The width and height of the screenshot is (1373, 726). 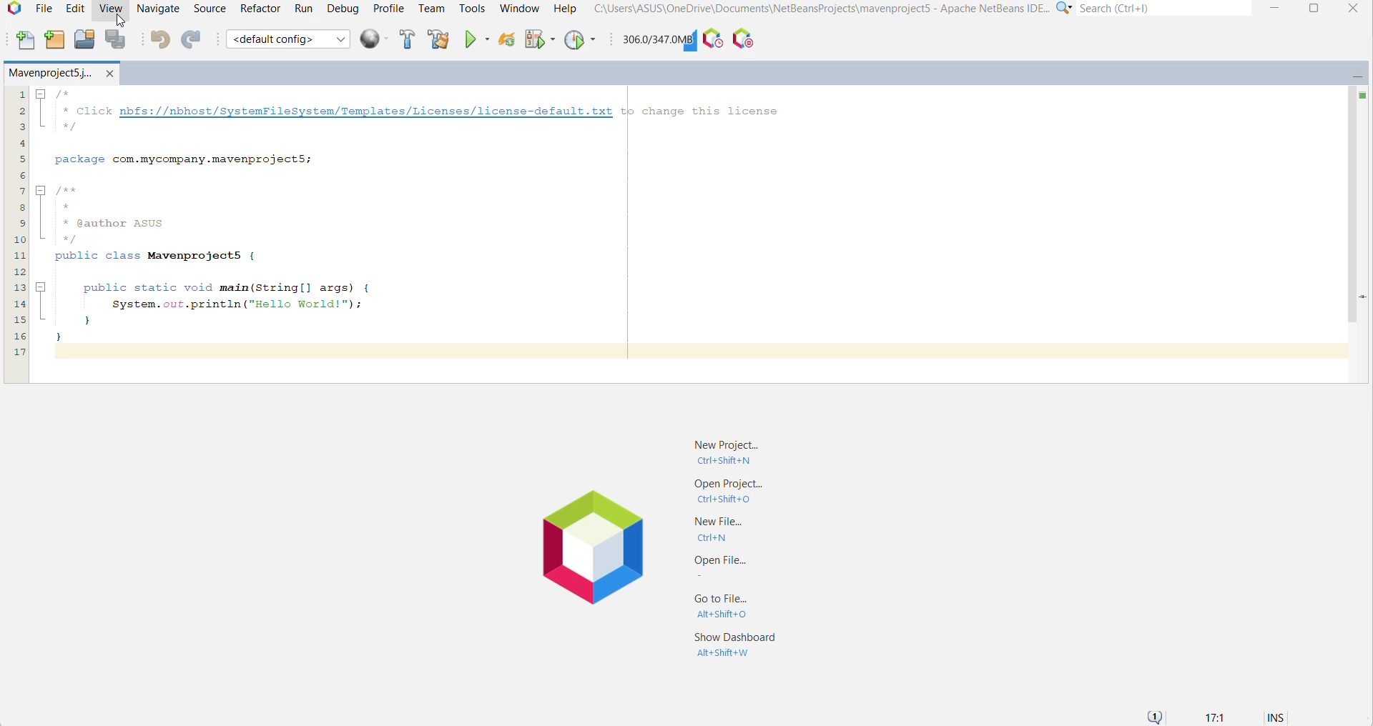 What do you see at coordinates (84, 41) in the screenshot?
I see `Open Project` at bounding box center [84, 41].